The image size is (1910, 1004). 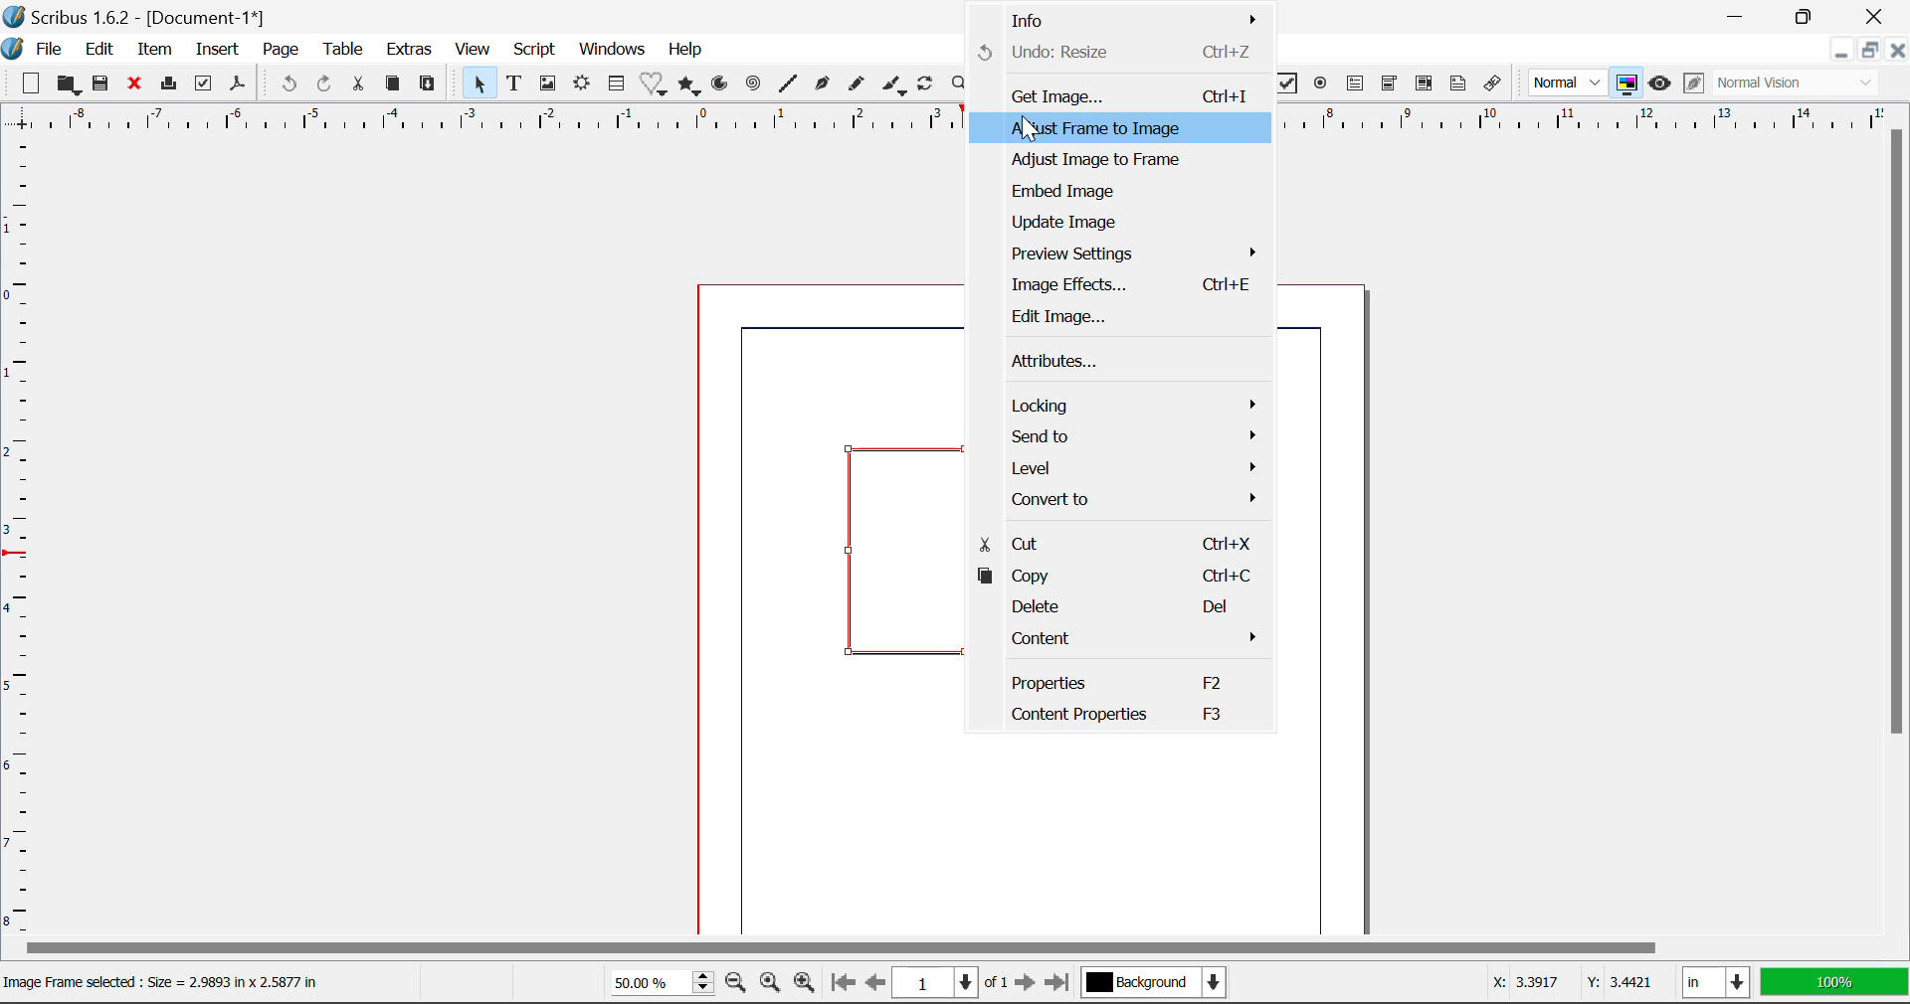 What do you see at coordinates (1127, 406) in the screenshot?
I see `Locking` at bounding box center [1127, 406].